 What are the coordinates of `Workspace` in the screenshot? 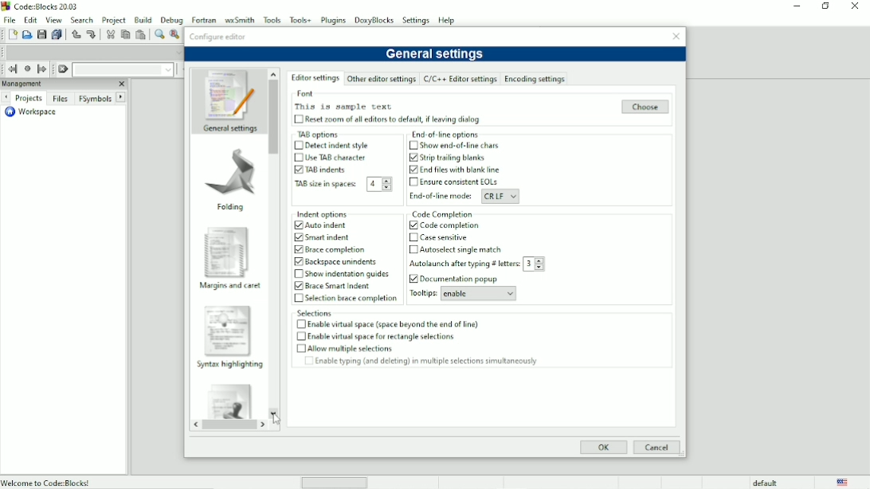 It's located at (34, 113).